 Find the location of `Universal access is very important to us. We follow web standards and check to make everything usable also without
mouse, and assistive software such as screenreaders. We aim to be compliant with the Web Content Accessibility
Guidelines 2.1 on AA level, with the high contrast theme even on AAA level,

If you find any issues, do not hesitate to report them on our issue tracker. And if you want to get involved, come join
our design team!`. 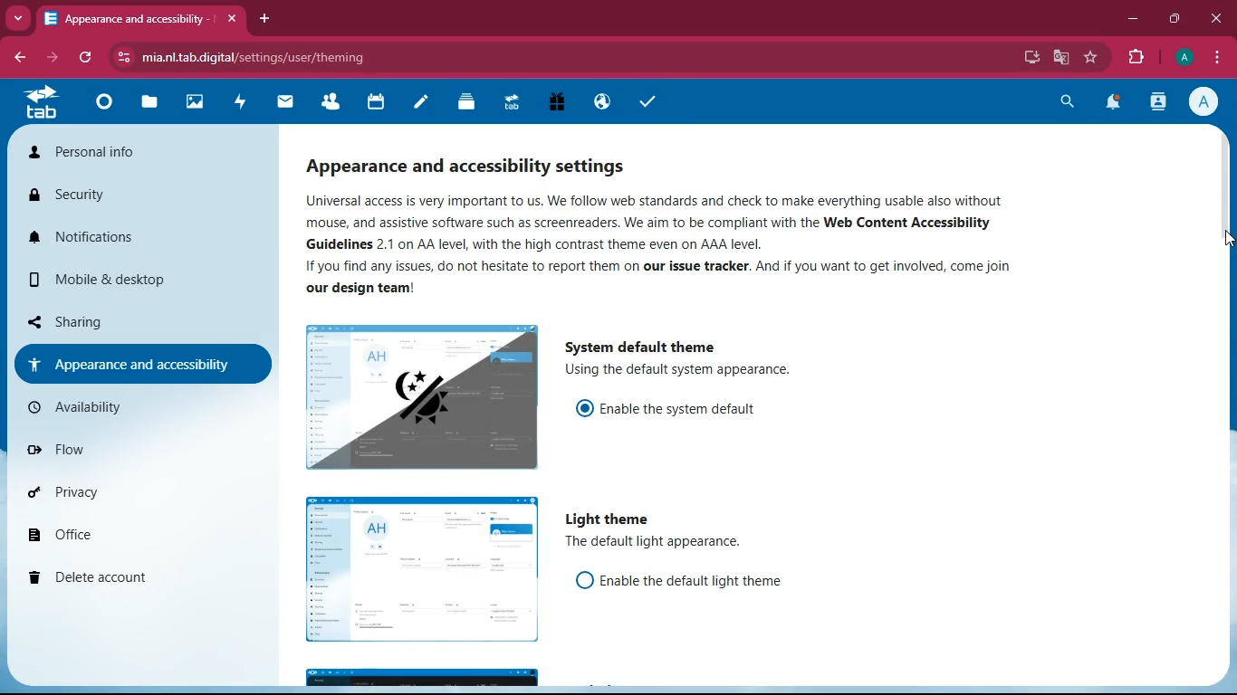

Universal access is very important to us. We follow web standards and check to make everything usable also without
mouse, and assistive software such as screenreaders. We aim to be compliant with the Web Content Accessibility
Guidelines 2.1 on AA level, with the high contrast theme even on AAA level,

If you find any issues, do not hesitate to report them on our issue tracker. And if you want to get involved, come join
our design team! is located at coordinates (657, 245).